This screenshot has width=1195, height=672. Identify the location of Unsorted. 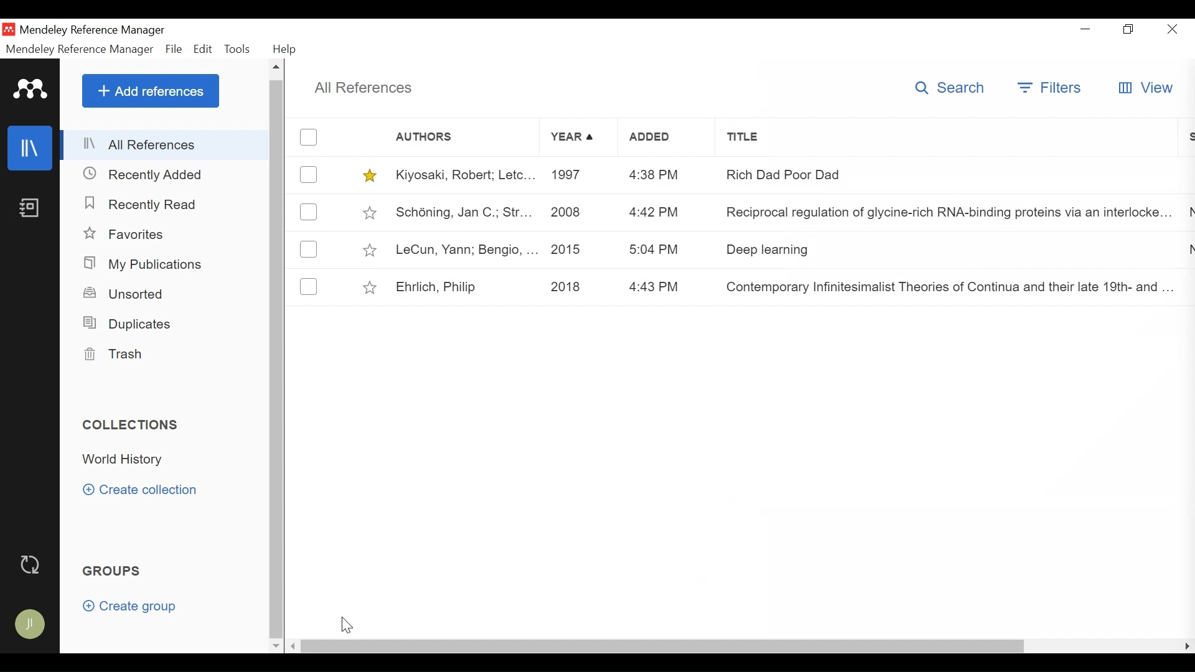
(125, 293).